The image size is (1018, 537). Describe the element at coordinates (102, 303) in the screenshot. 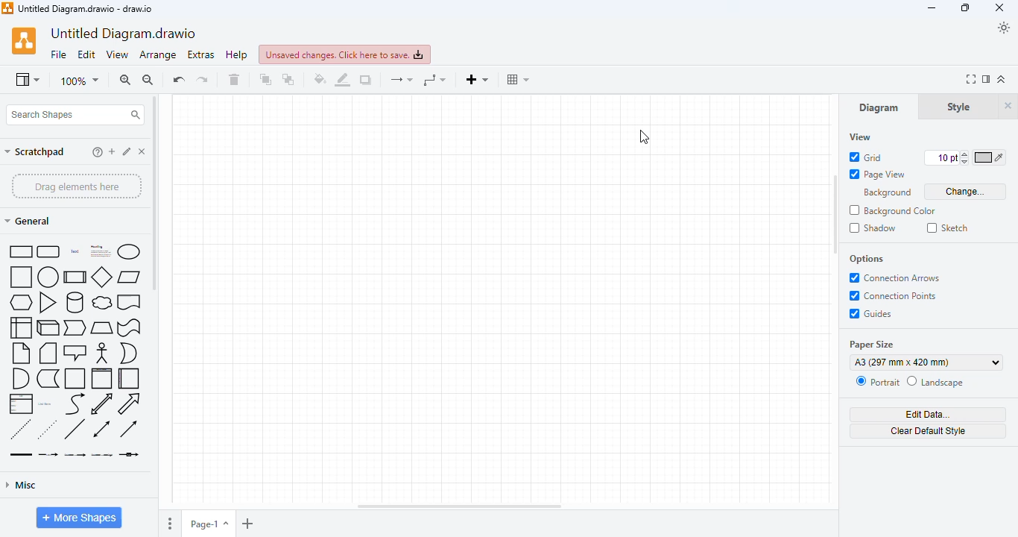

I see `cloud` at that location.